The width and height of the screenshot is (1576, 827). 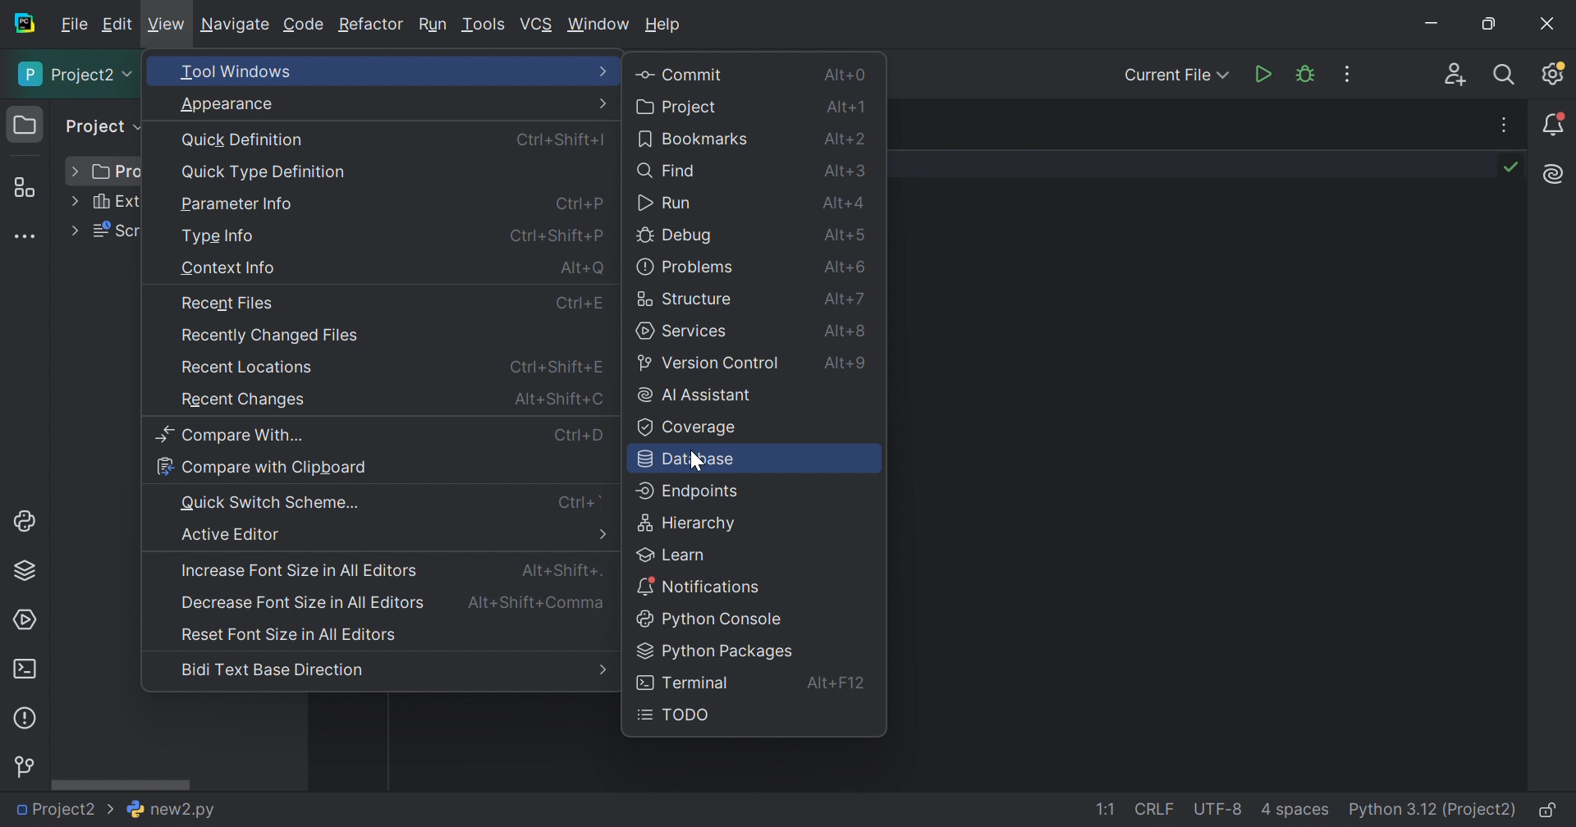 What do you see at coordinates (262, 171) in the screenshot?
I see `Quick type definition` at bounding box center [262, 171].